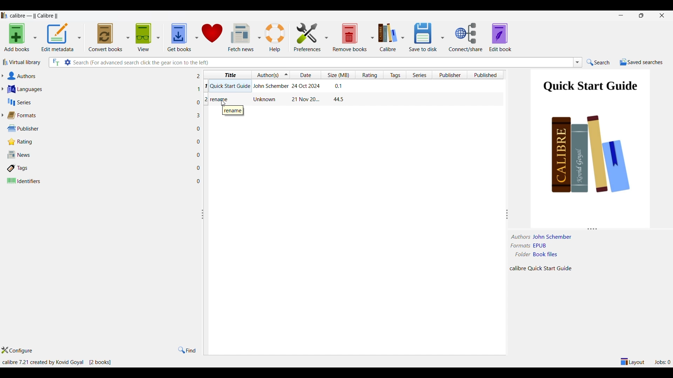  I want to click on View options, so click(158, 37).